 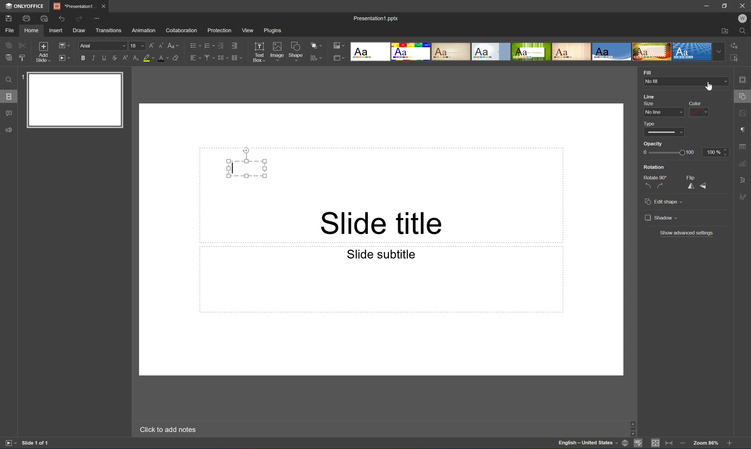 What do you see at coordinates (8, 45) in the screenshot?
I see `Copy` at bounding box center [8, 45].